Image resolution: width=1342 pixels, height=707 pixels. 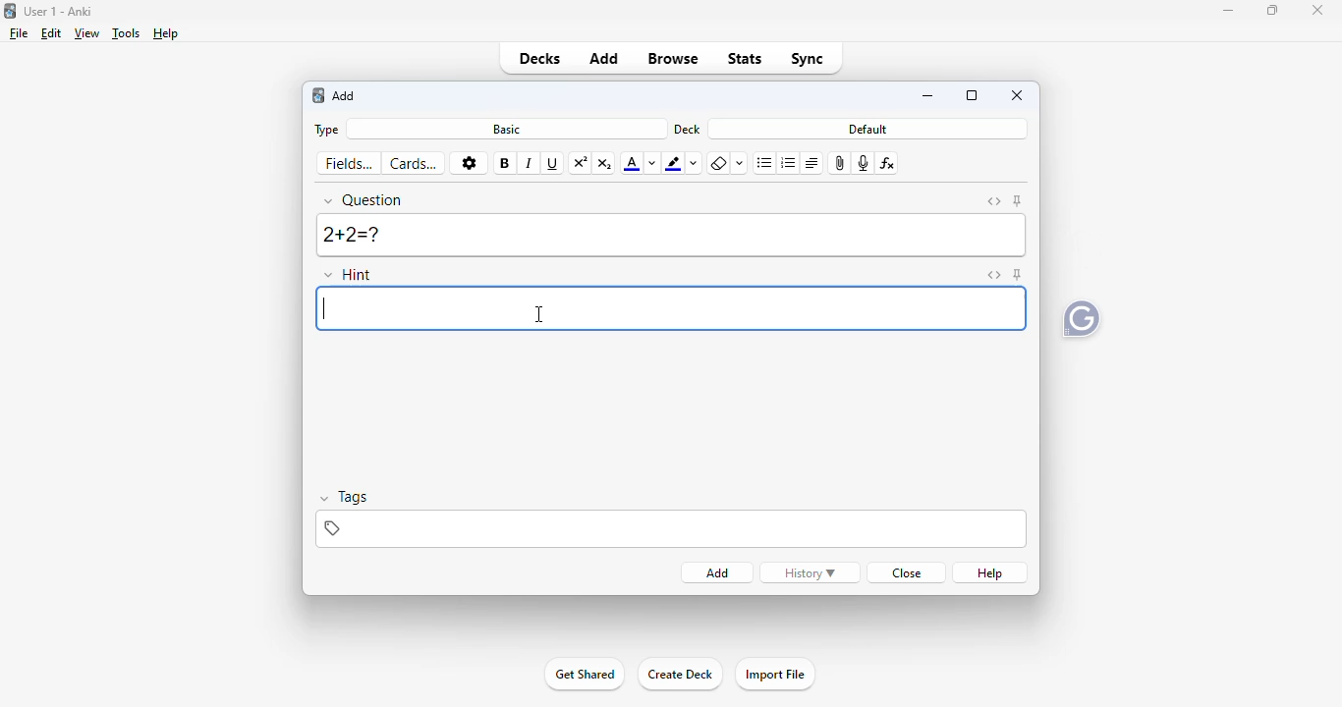 I want to click on tags, so click(x=671, y=529).